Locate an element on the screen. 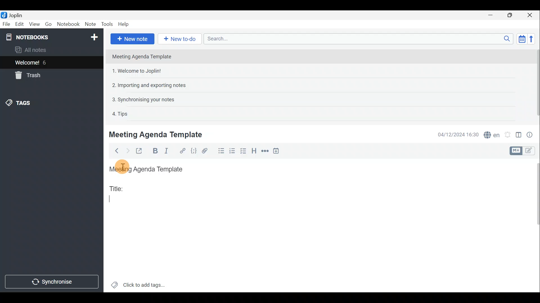  3. Synchronising your notes is located at coordinates (143, 99).